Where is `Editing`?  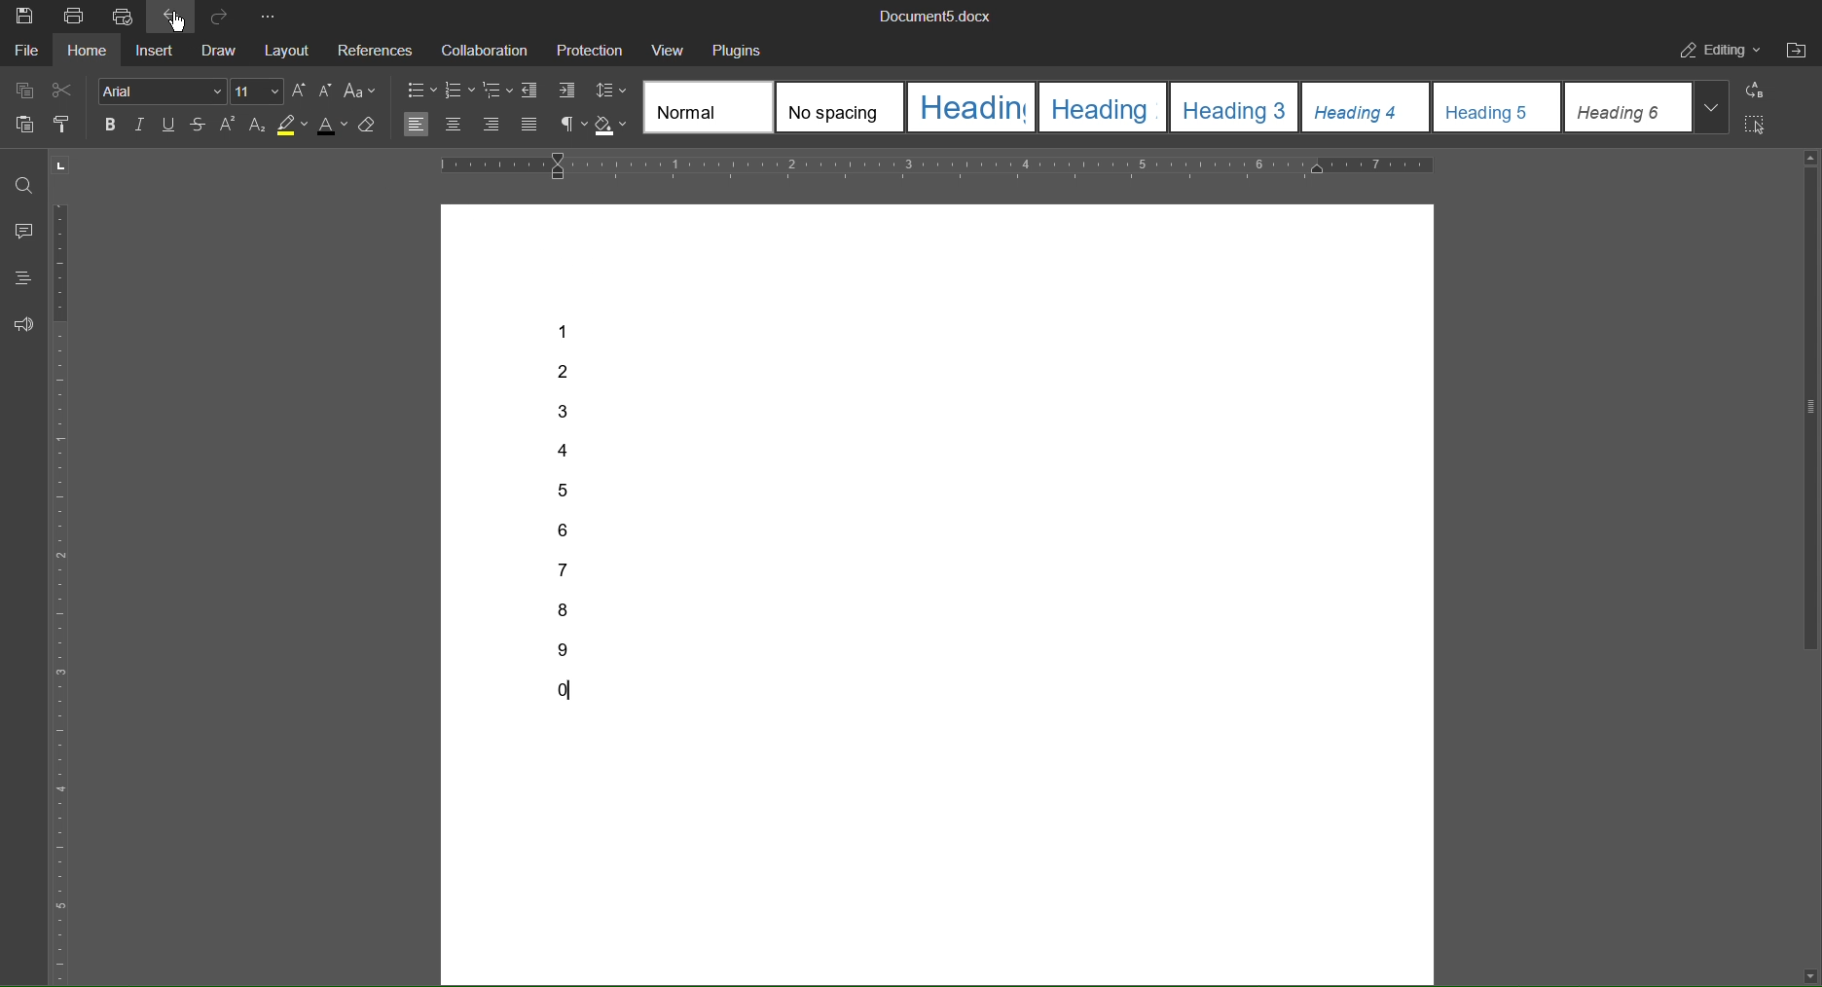 Editing is located at coordinates (1718, 52).